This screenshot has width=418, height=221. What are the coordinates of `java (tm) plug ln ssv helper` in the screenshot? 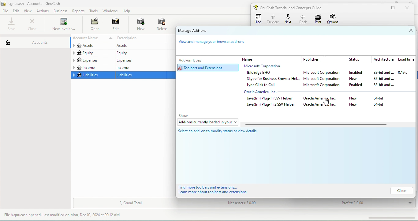 It's located at (271, 99).